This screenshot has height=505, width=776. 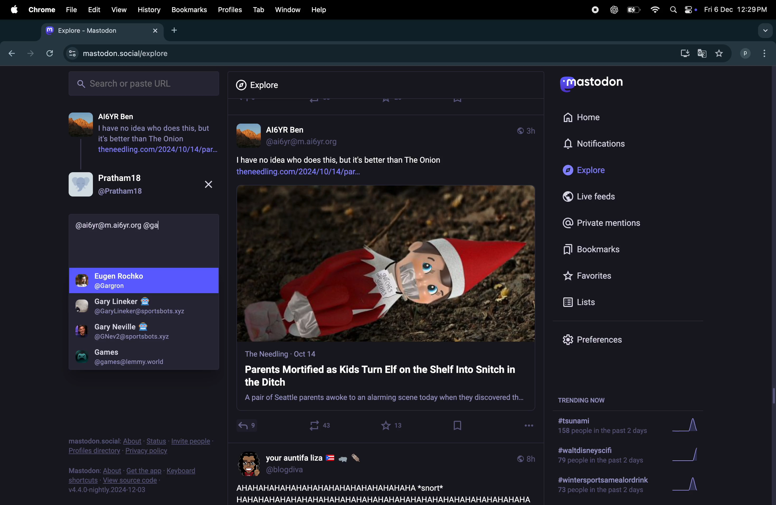 What do you see at coordinates (143, 357) in the screenshot?
I see `usrer profile` at bounding box center [143, 357].